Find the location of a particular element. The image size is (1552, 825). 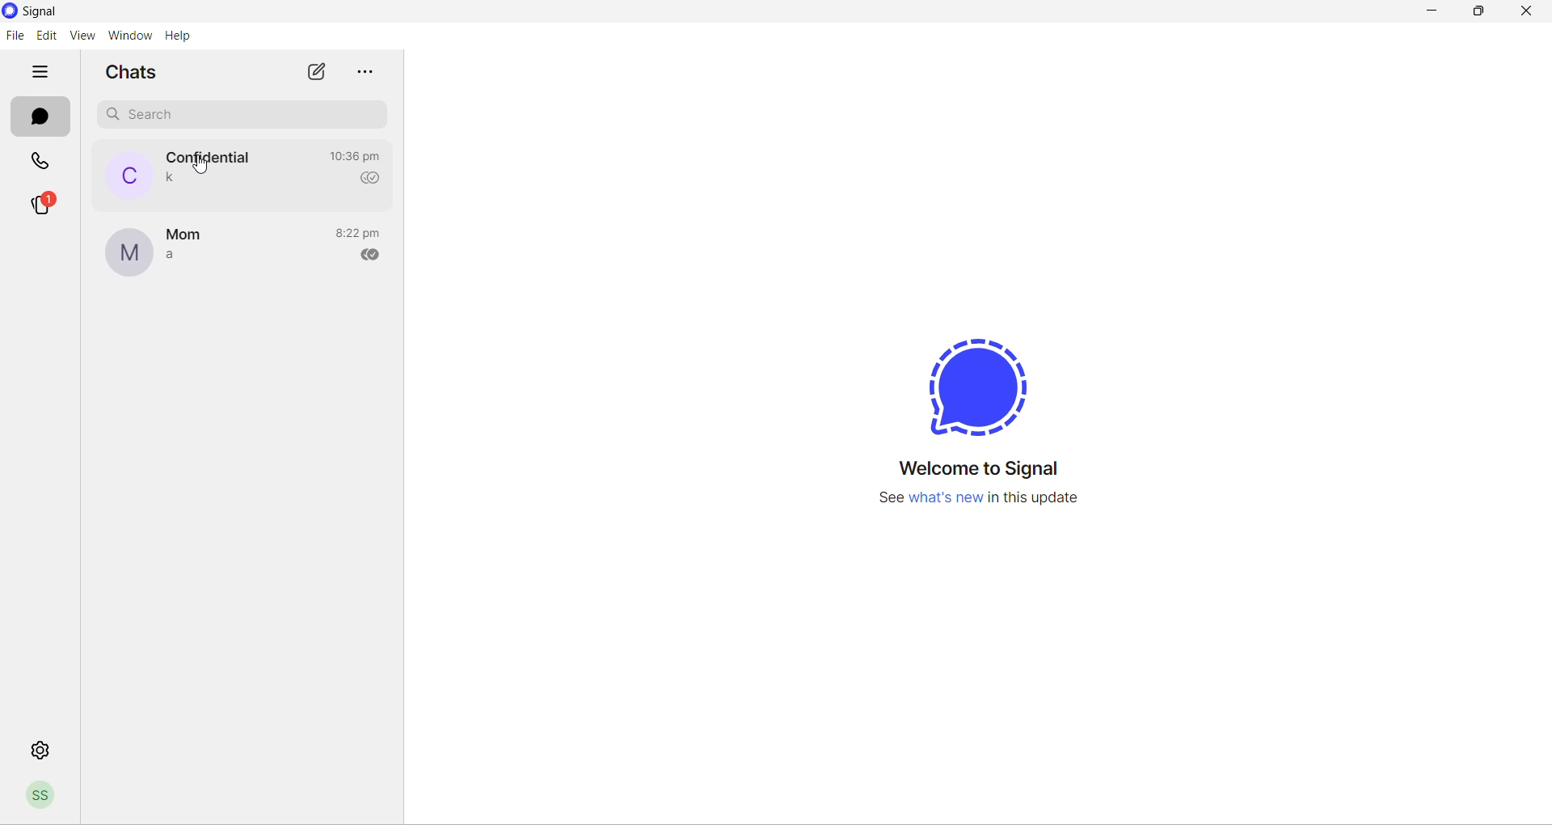

new update info is located at coordinates (1007, 501).